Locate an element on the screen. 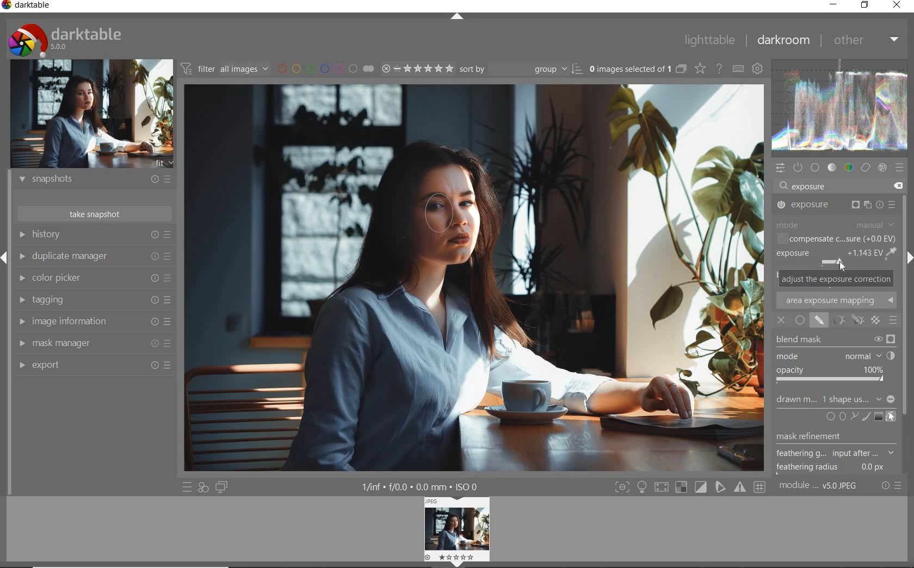 This screenshot has height=568, width=914. quick access for applying any of your styles is located at coordinates (202, 488).